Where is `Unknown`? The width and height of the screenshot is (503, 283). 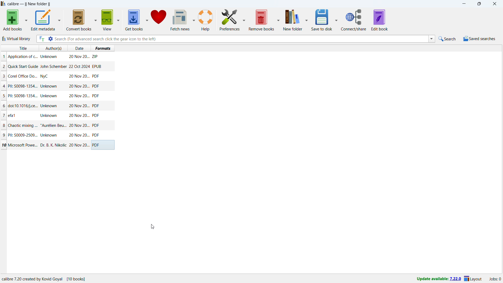
Unknown is located at coordinates (49, 96).